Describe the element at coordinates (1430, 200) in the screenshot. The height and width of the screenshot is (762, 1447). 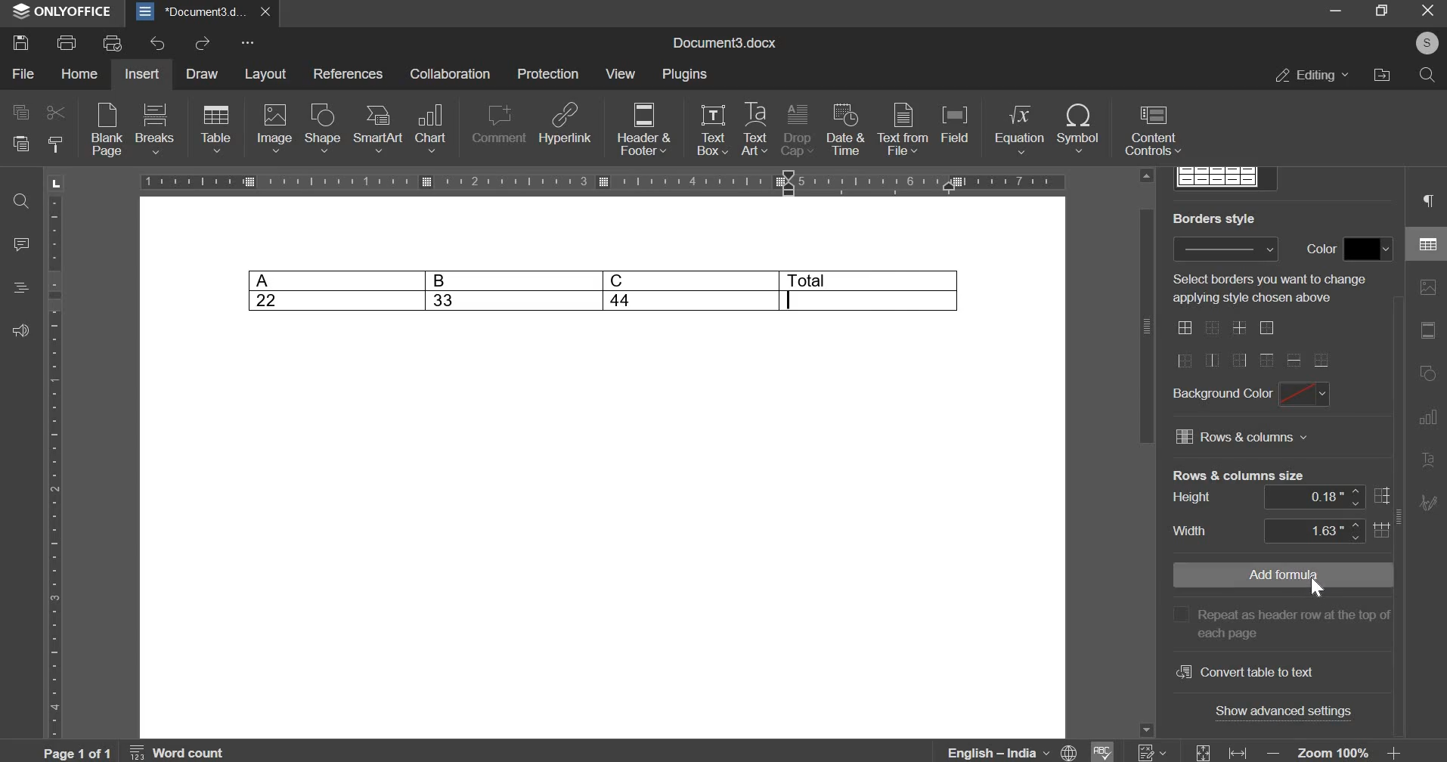
I see `paragraph settings` at that location.